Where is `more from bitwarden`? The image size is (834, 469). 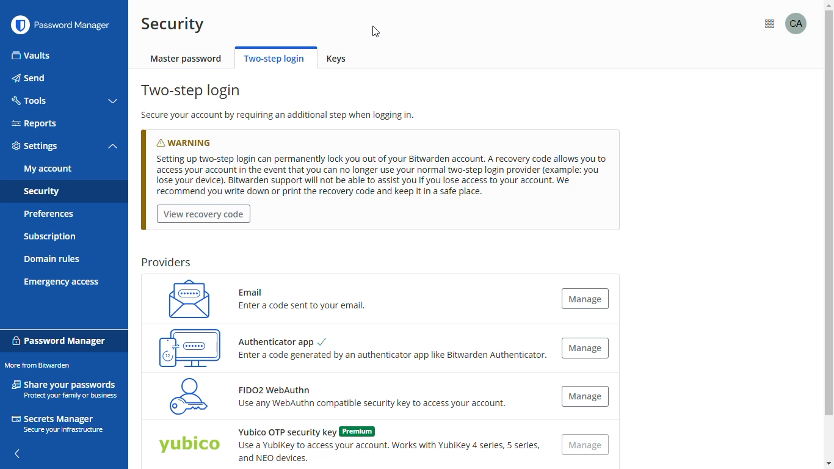
more from bitwarden is located at coordinates (37, 365).